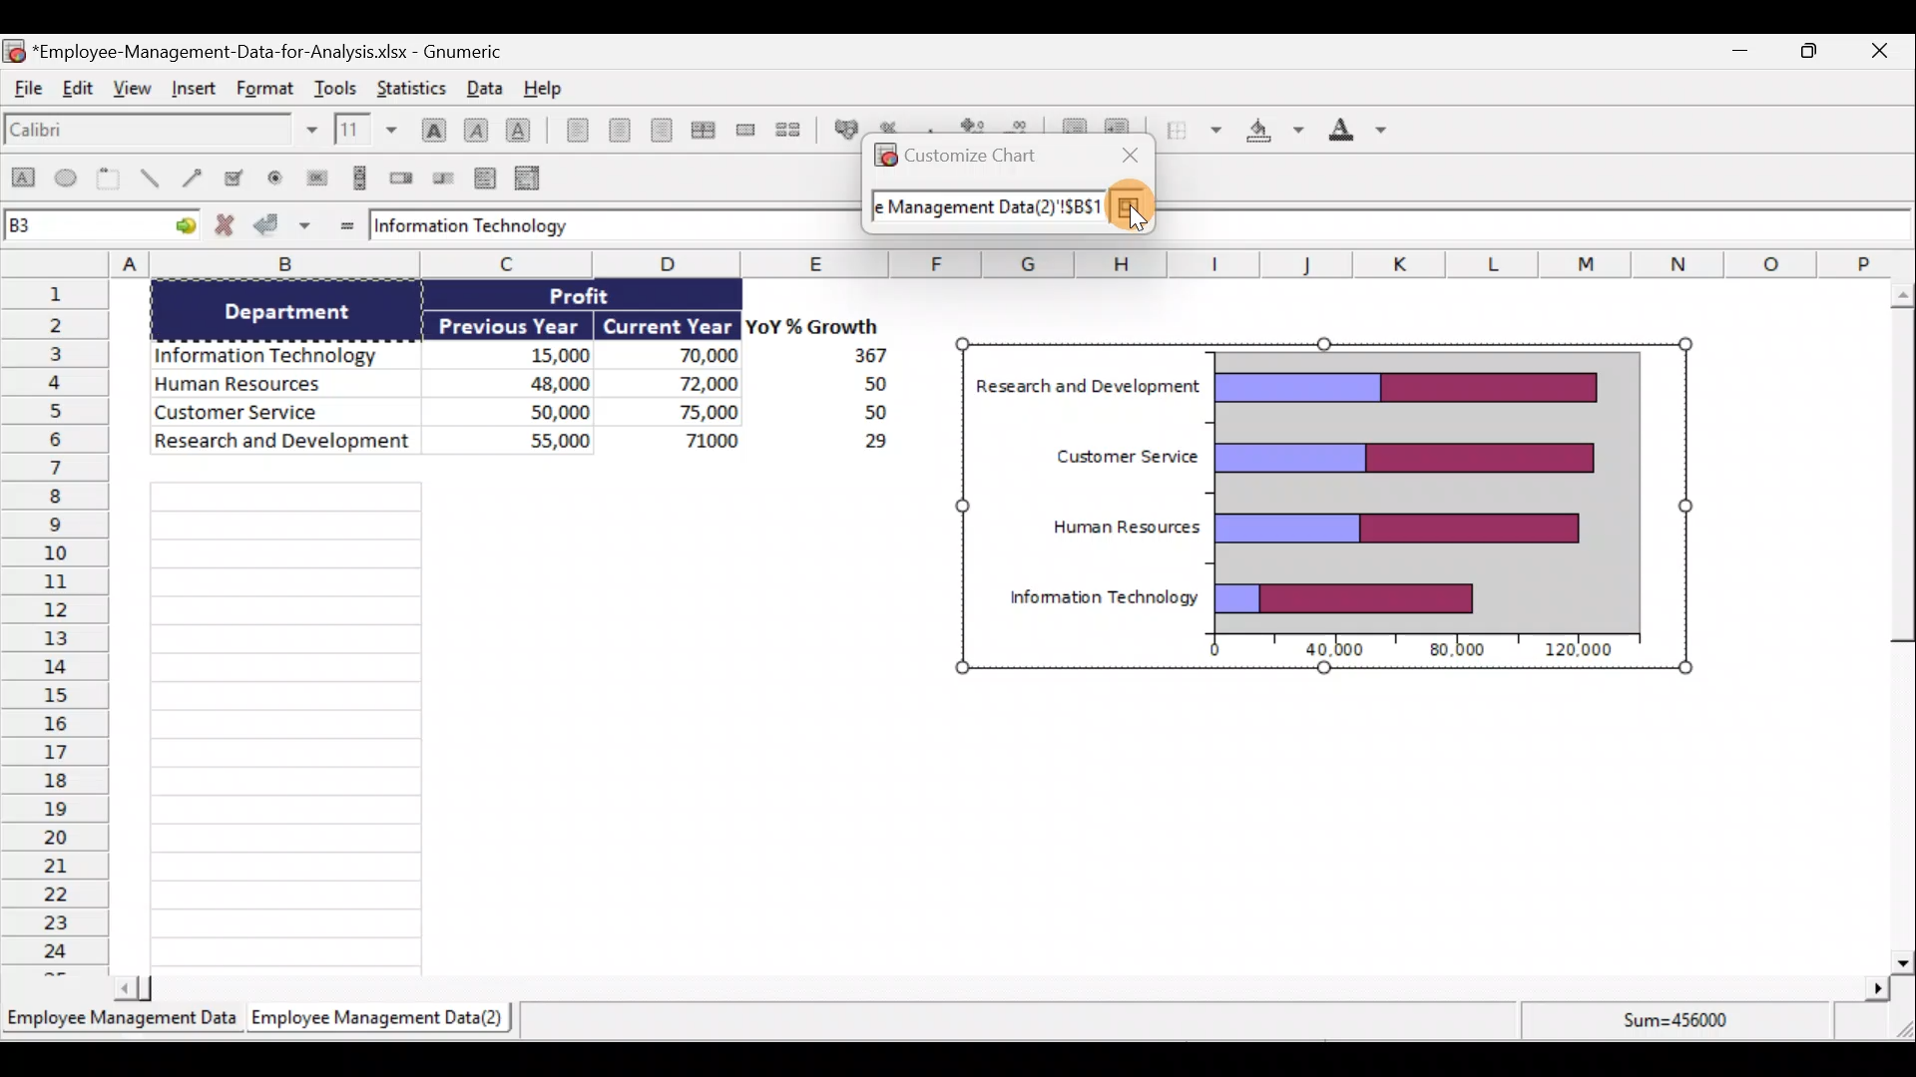 The height and width of the screenshot is (1077, 1916). Describe the element at coordinates (892, 126) in the screenshot. I see `Format the selection as percentage` at that location.